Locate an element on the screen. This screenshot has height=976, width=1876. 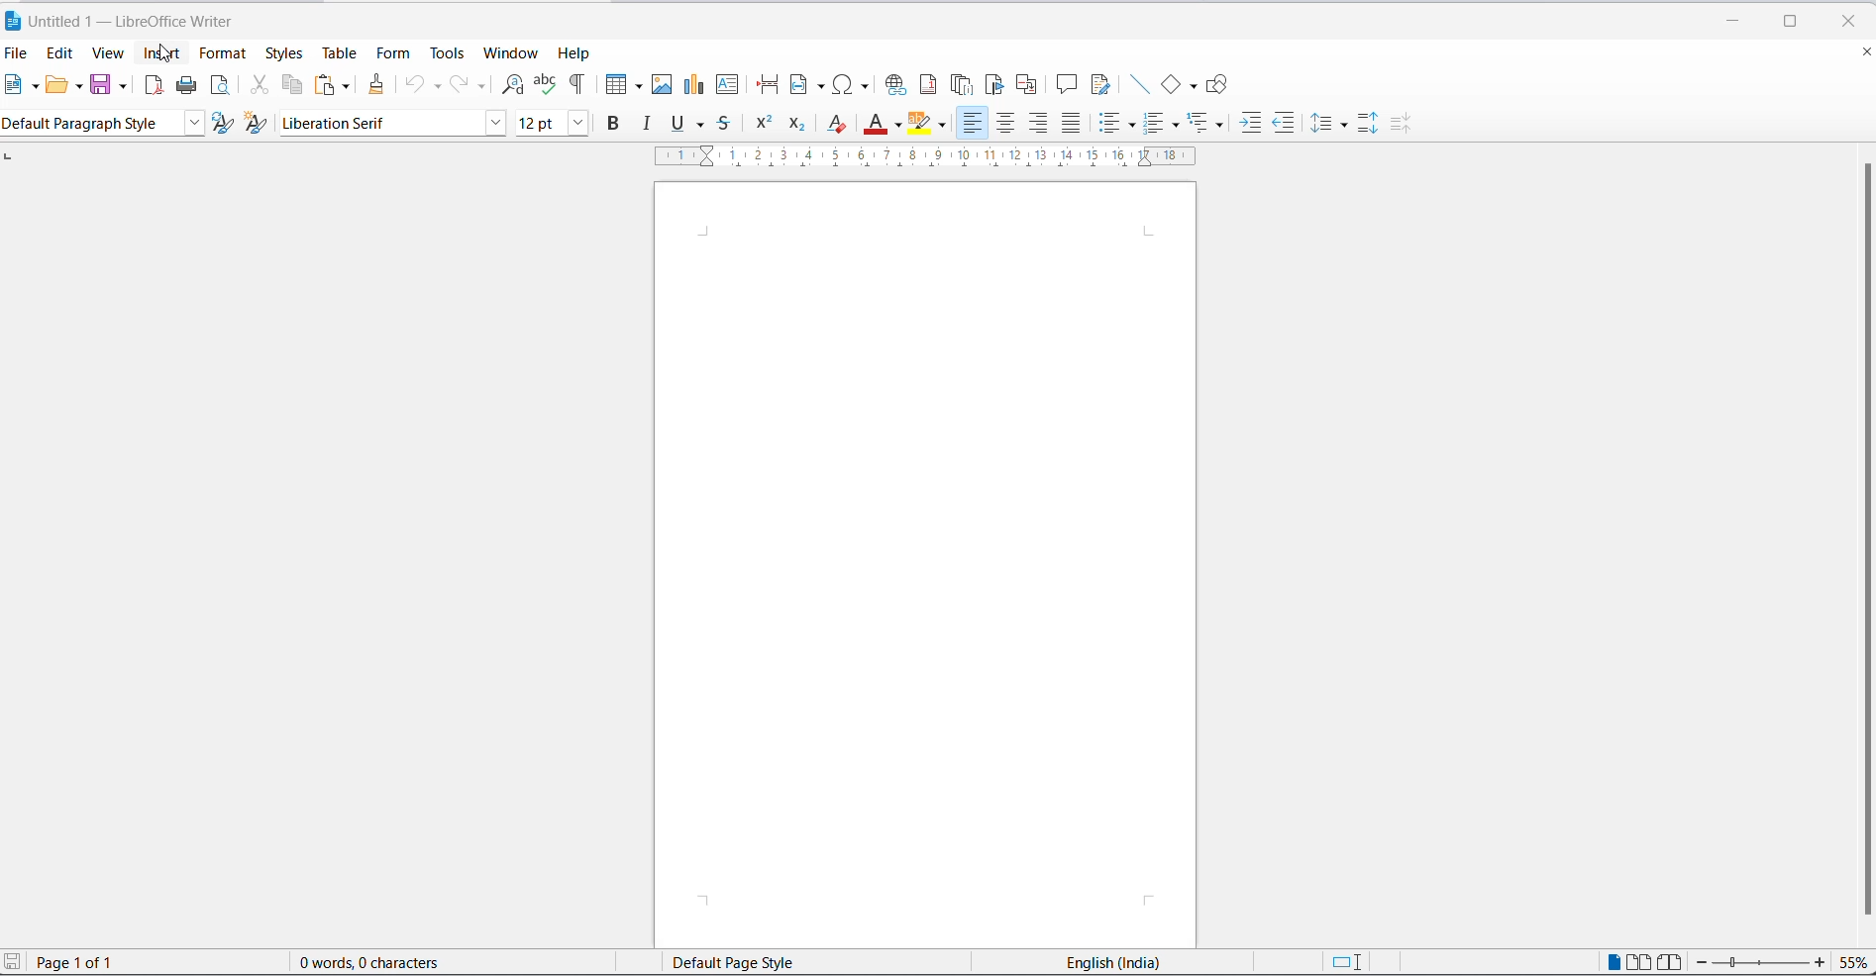
scaling is located at coordinates (942, 161).